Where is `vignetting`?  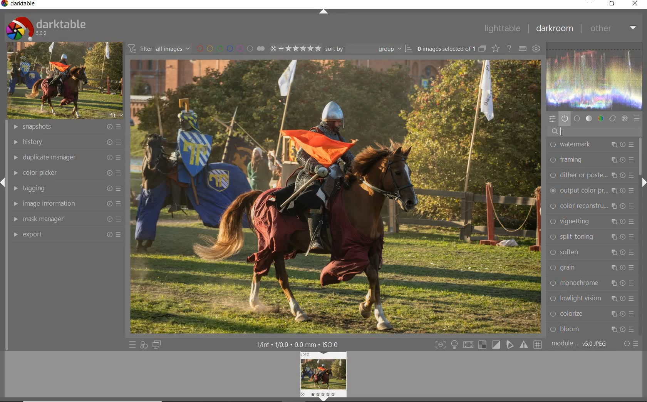
vignetting is located at coordinates (592, 222).